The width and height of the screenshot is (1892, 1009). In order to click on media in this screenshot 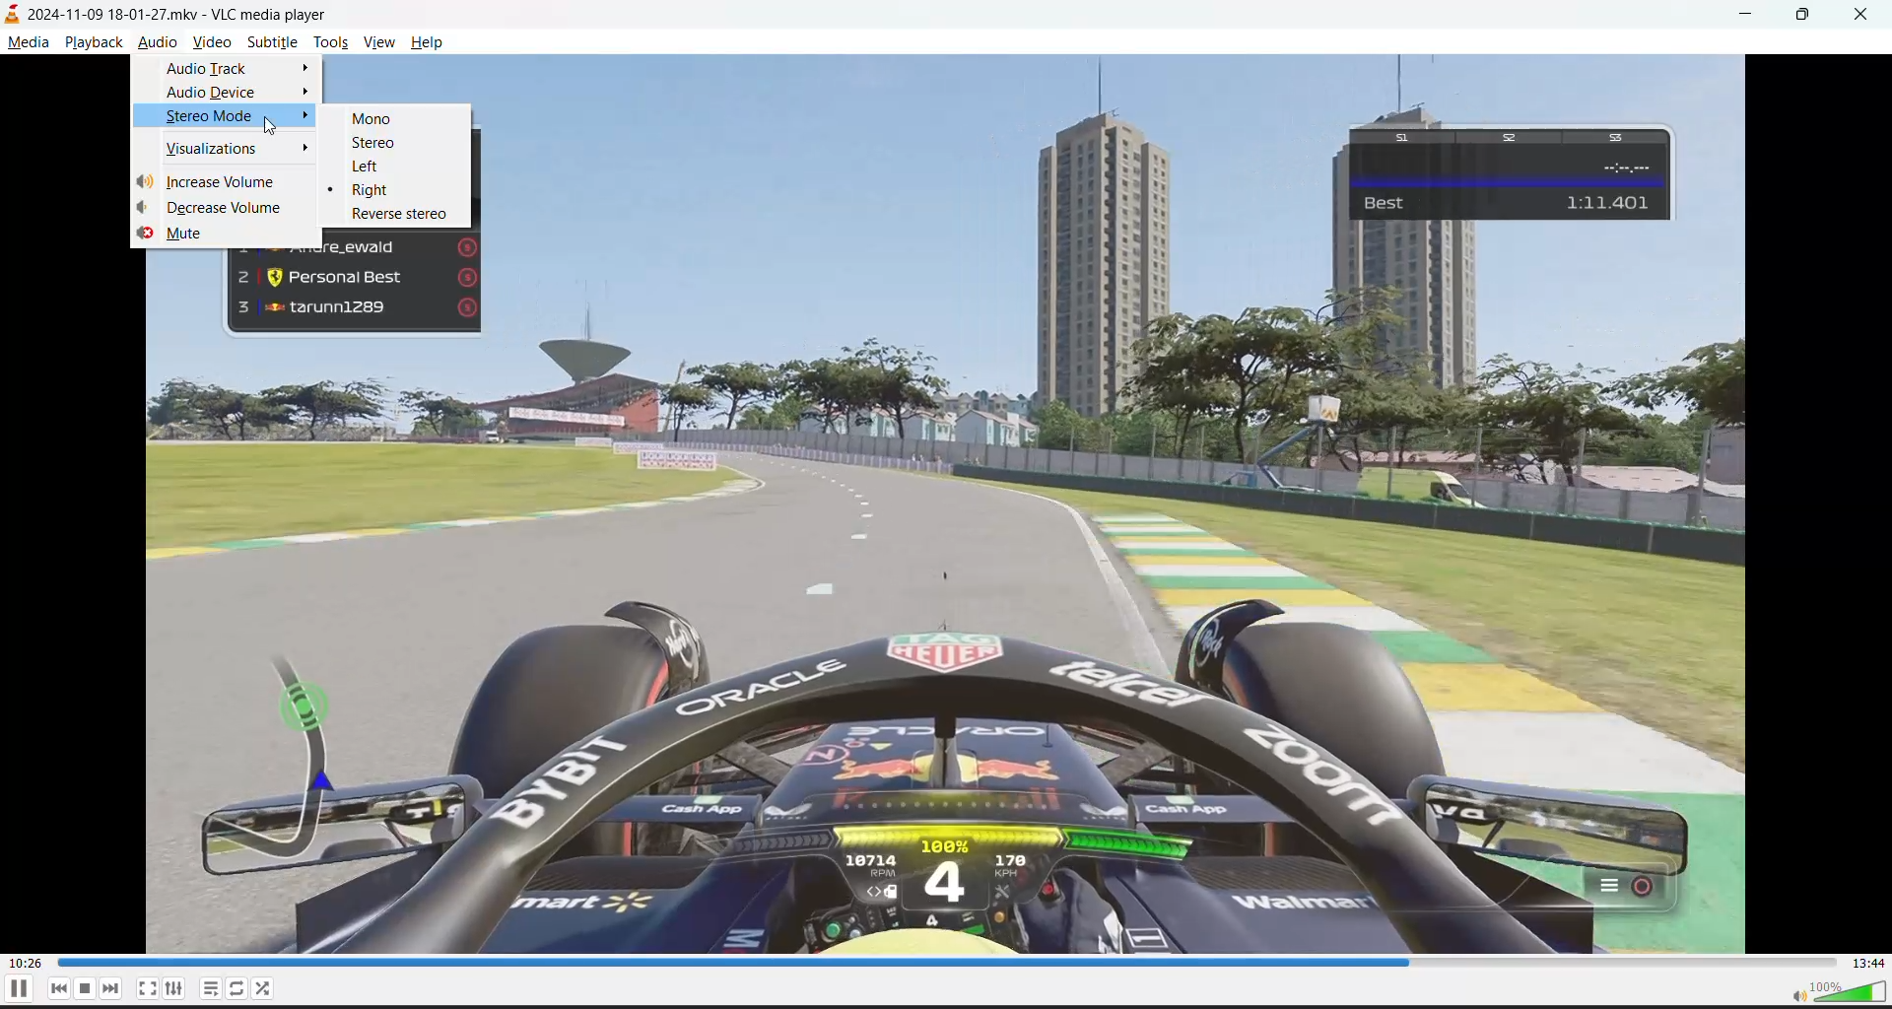, I will do `click(28, 43)`.